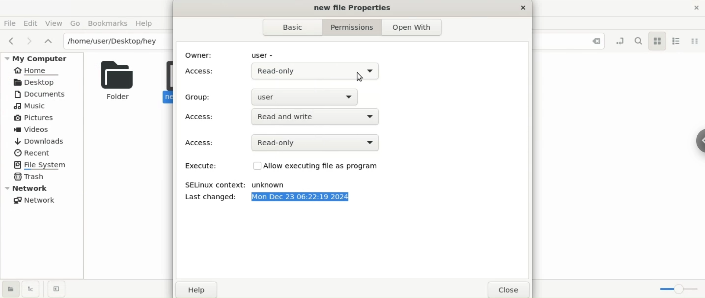 Image resolution: width=705 pixels, height=298 pixels. What do you see at coordinates (304, 199) in the screenshot?
I see `Last changed: Mon Dec 23 06:22:19 2024` at bounding box center [304, 199].